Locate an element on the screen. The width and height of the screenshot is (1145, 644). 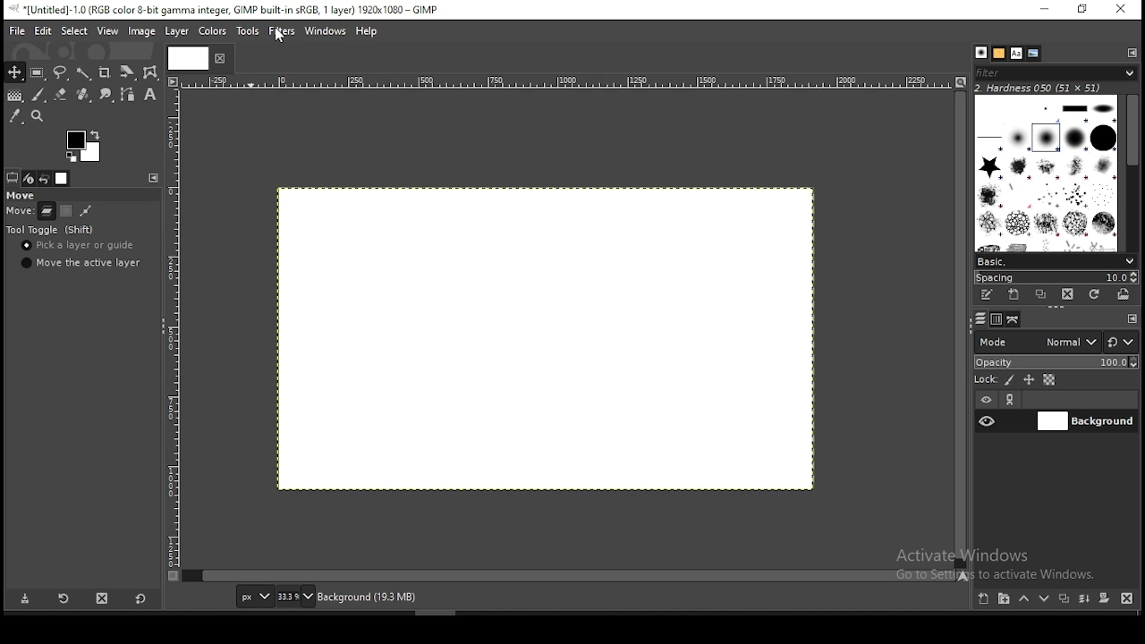
select is located at coordinates (72, 30).